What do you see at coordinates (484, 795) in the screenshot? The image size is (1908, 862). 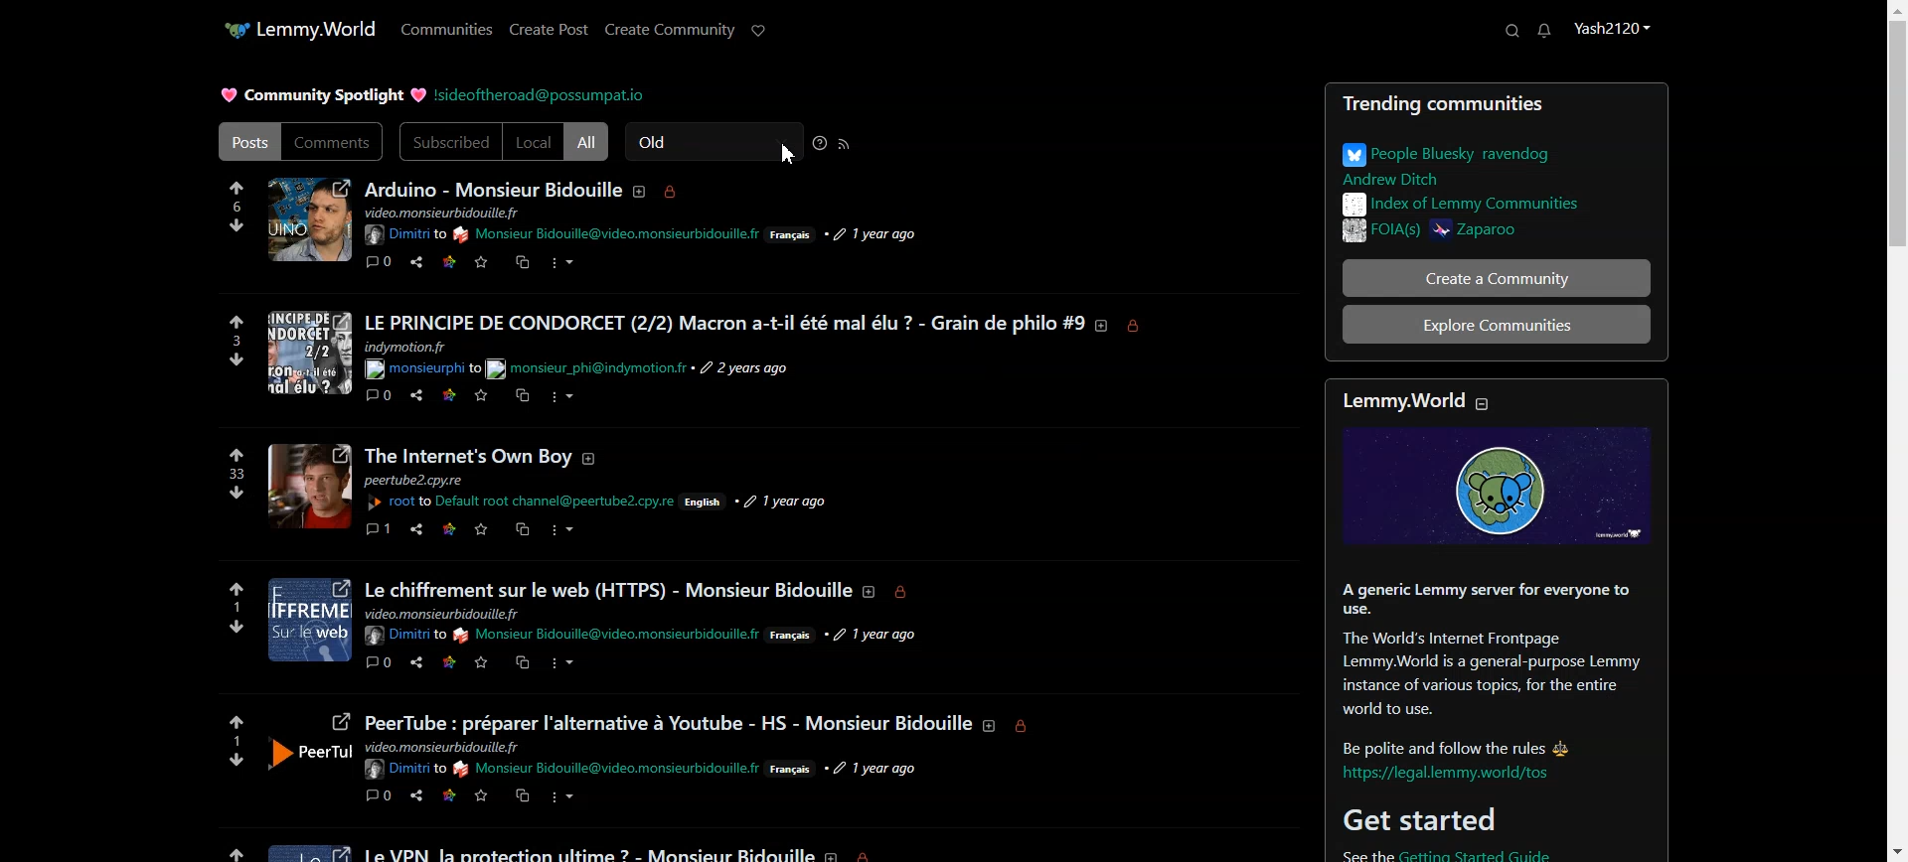 I see `save` at bounding box center [484, 795].